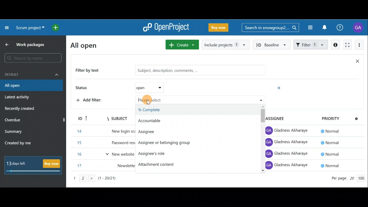 The image size is (368, 207). Describe the element at coordinates (276, 119) in the screenshot. I see `Assignee` at that location.